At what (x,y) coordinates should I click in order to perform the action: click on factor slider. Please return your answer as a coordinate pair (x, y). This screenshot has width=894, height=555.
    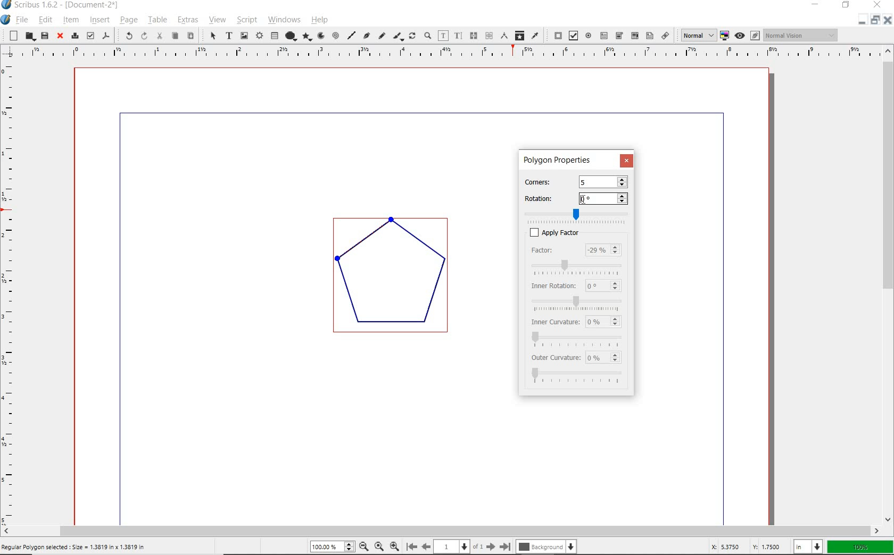
    Looking at the image, I should click on (580, 266).